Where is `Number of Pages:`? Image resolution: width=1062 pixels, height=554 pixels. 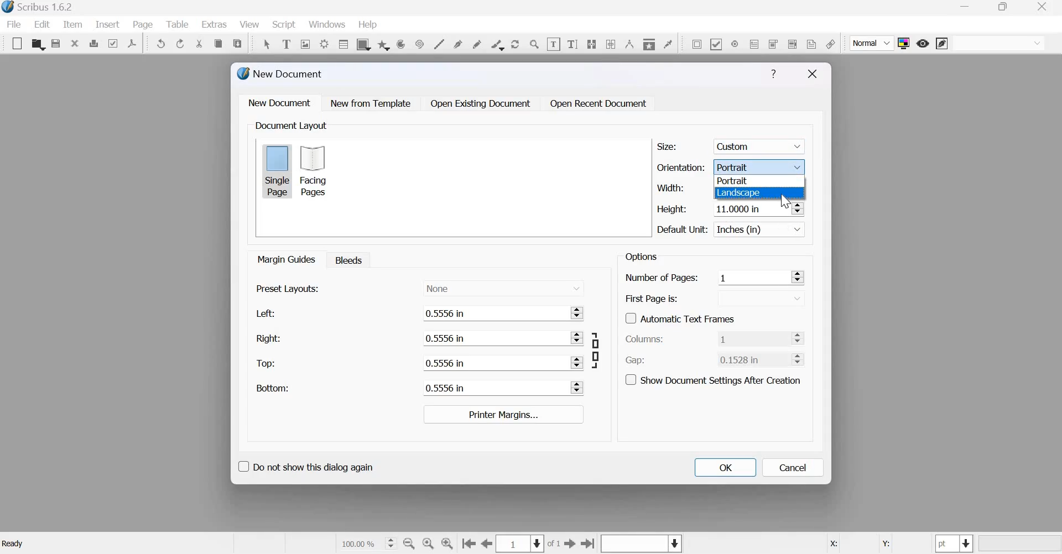 Number of Pages: is located at coordinates (662, 279).